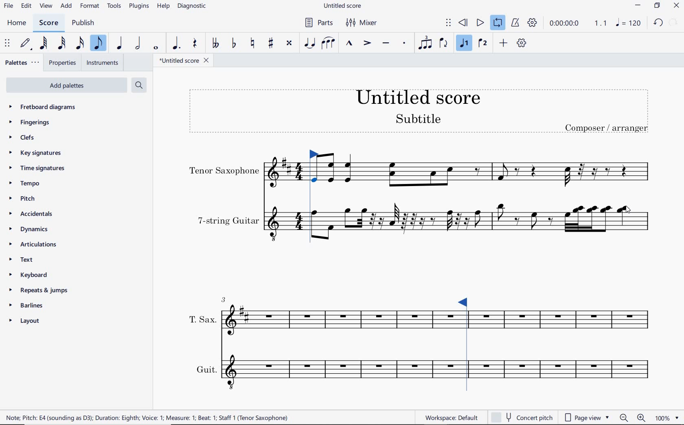 This screenshot has width=684, height=425. What do you see at coordinates (314, 313) in the screenshot?
I see `INSTRUMENT: T.SAX` at bounding box center [314, 313].